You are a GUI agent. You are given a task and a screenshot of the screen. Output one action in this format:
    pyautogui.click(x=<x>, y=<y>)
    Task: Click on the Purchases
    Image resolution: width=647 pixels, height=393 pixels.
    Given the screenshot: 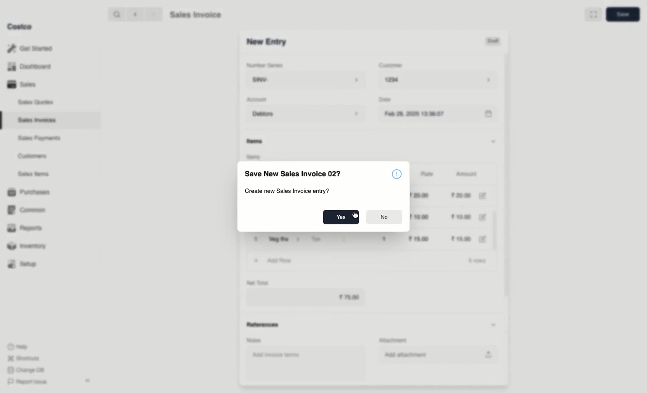 What is the action you would take?
    pyautogui.click(x=31, y=192)
    